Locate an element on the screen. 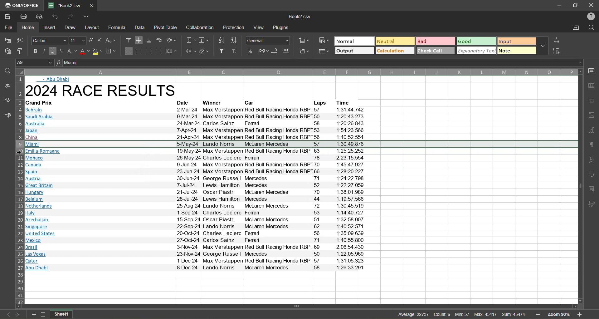 The width and height of the screenshot is (599, 319). ll Mexico 27-Oct-24 Carlos Sainz Ferran 71 1:40:55.800 is located at coordinates (198, 240).